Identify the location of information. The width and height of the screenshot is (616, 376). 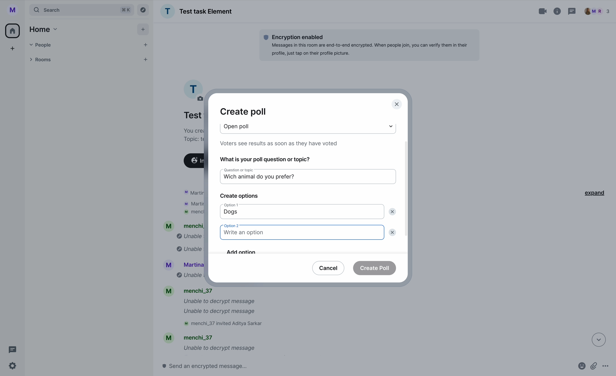
(557, 10).